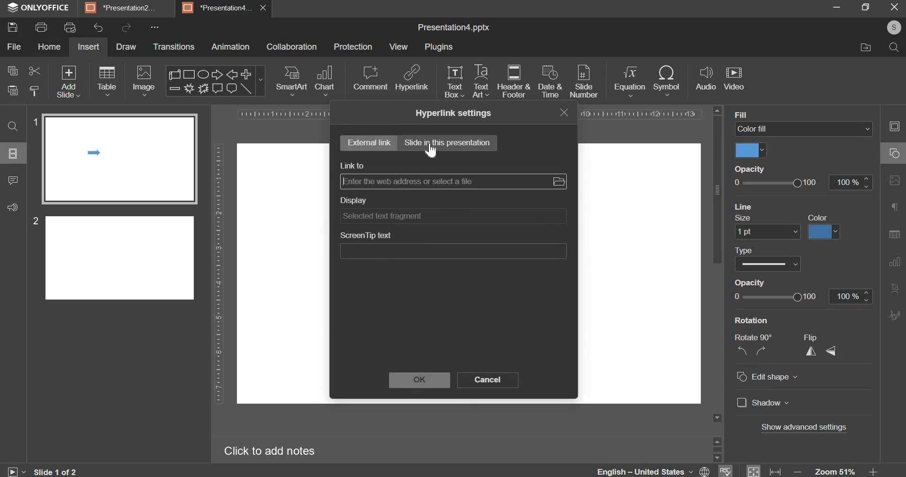 Image resolution: width=906 pixels, height=477 pixels. I want to click on color fill, so click(749, 151).